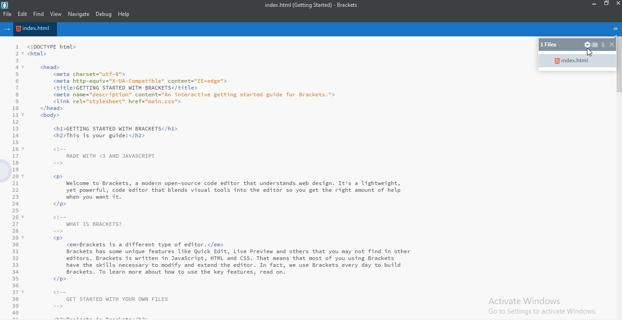 This screenshot has height=320, width=622. I want to click on help, so click(124, 15).